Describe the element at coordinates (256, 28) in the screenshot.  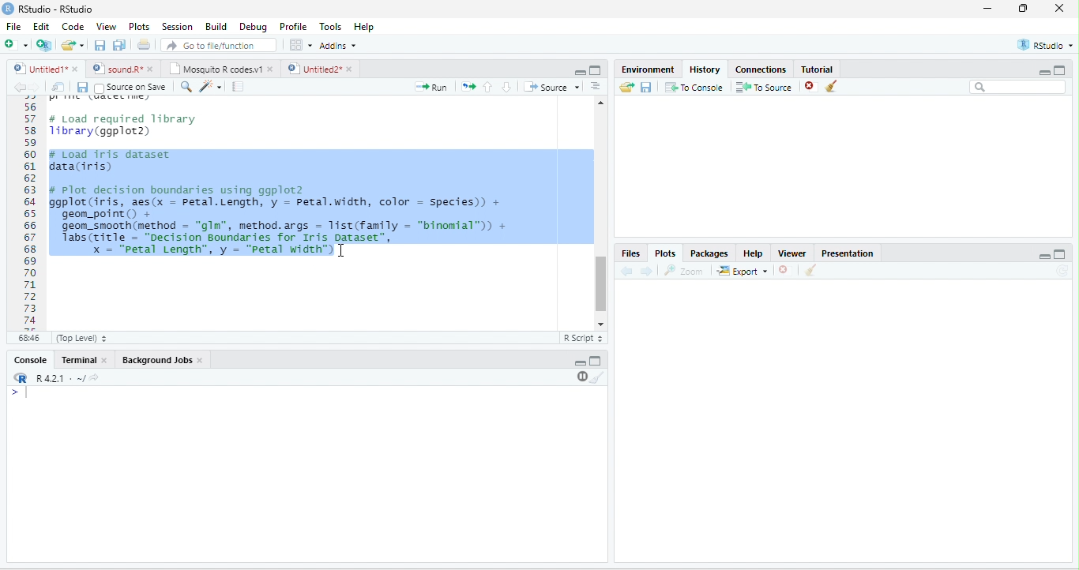
I see `Debug` at that location.